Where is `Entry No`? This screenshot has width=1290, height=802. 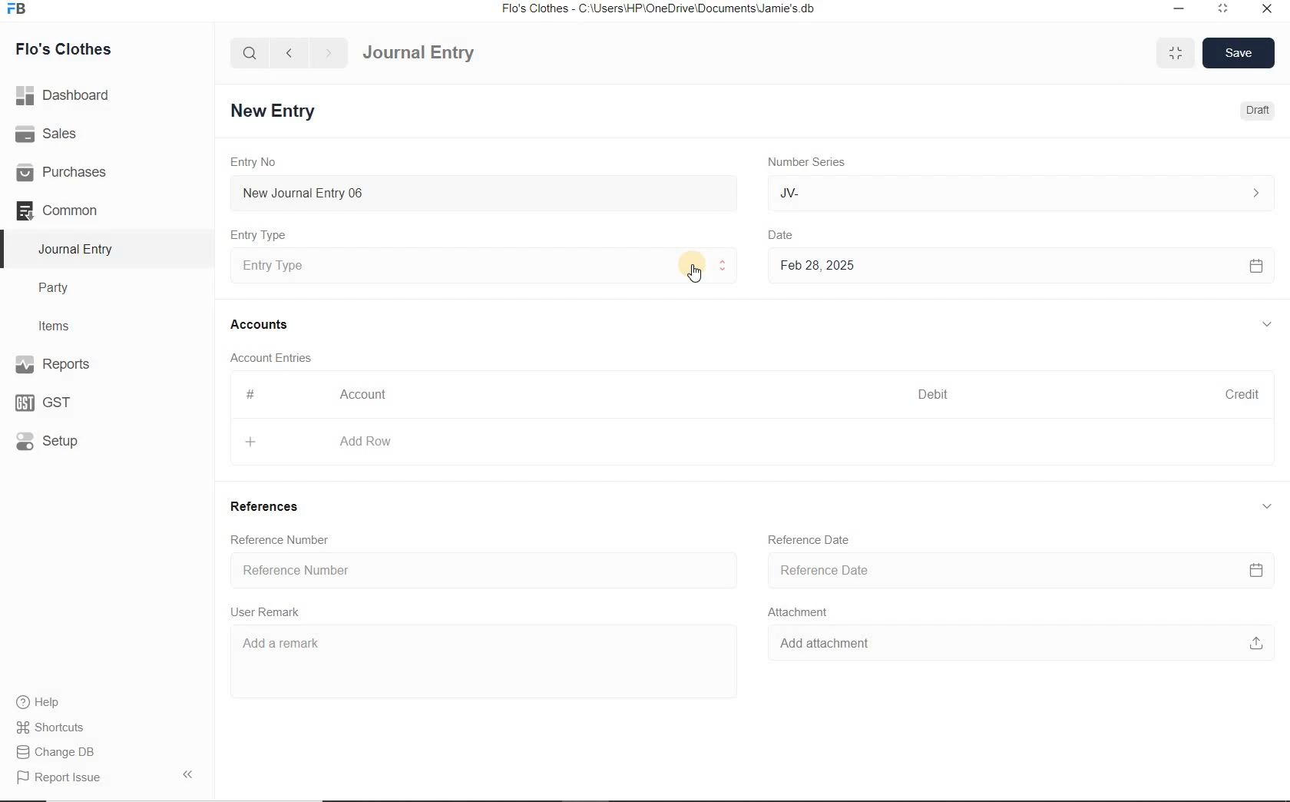
Entry No is located at coordinates (256, 162).